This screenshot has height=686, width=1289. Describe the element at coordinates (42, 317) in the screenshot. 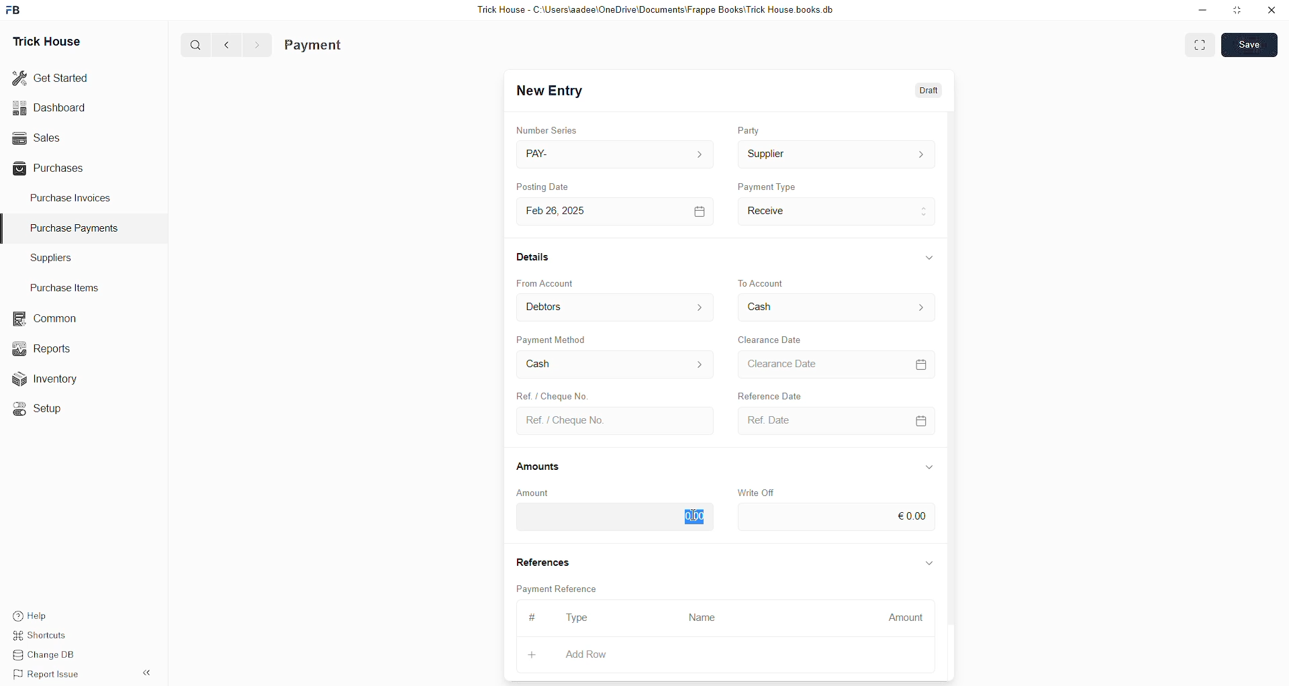

I see `Common` at that location.